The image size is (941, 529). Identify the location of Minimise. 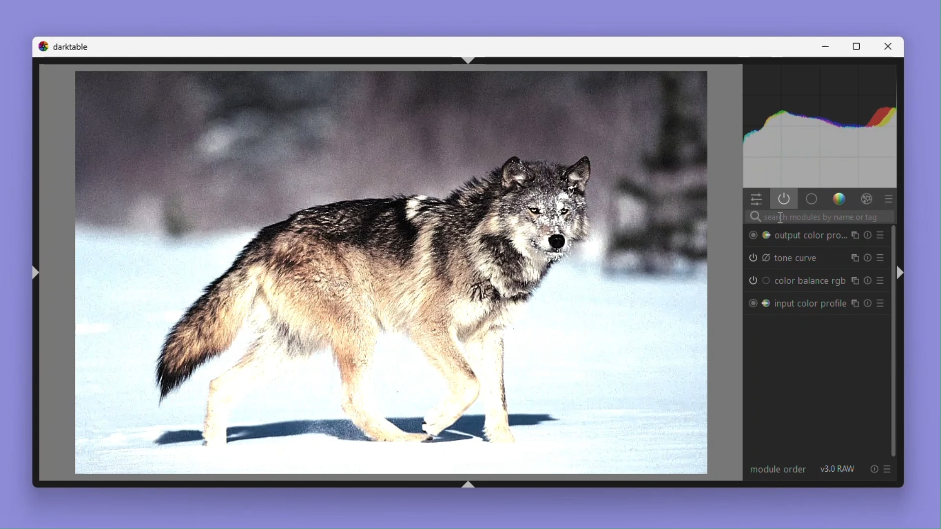
(829, 47).